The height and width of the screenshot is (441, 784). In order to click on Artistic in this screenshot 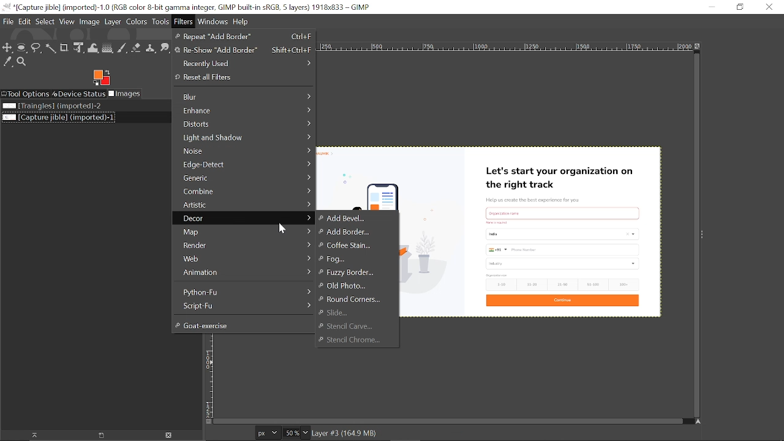, I will do `click(243, 205)`.